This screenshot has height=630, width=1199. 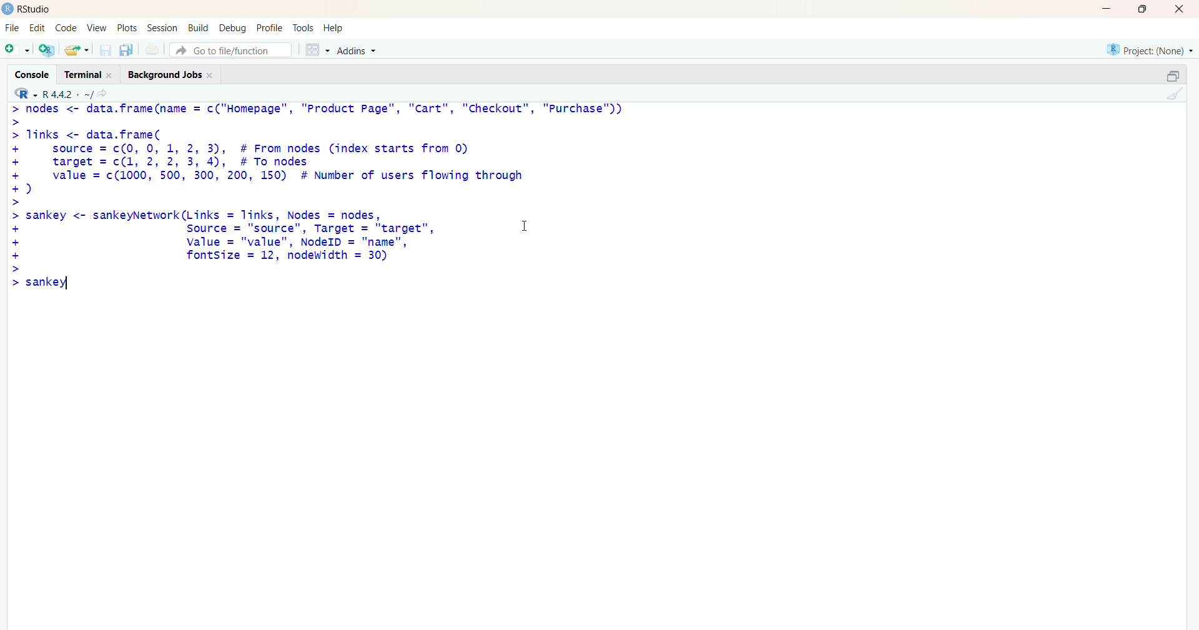 I want to click on Addins, so click(x=356, y=51).